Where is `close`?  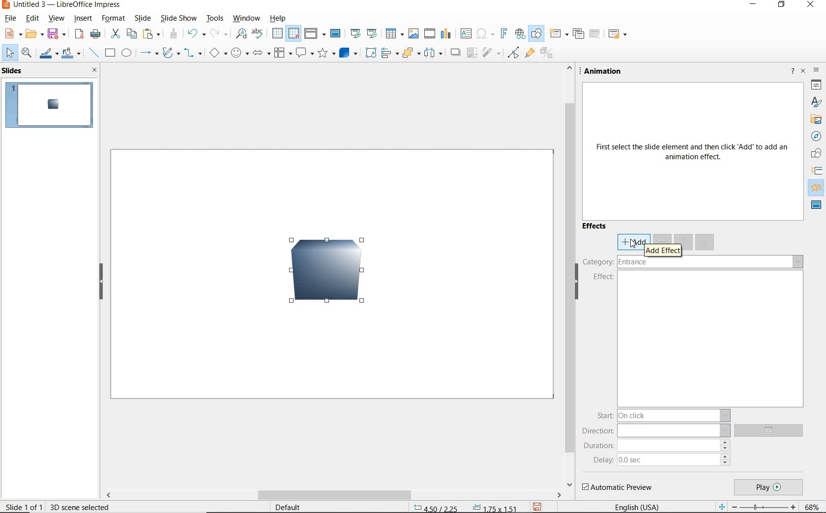
close is located at coordinates (804, 70).